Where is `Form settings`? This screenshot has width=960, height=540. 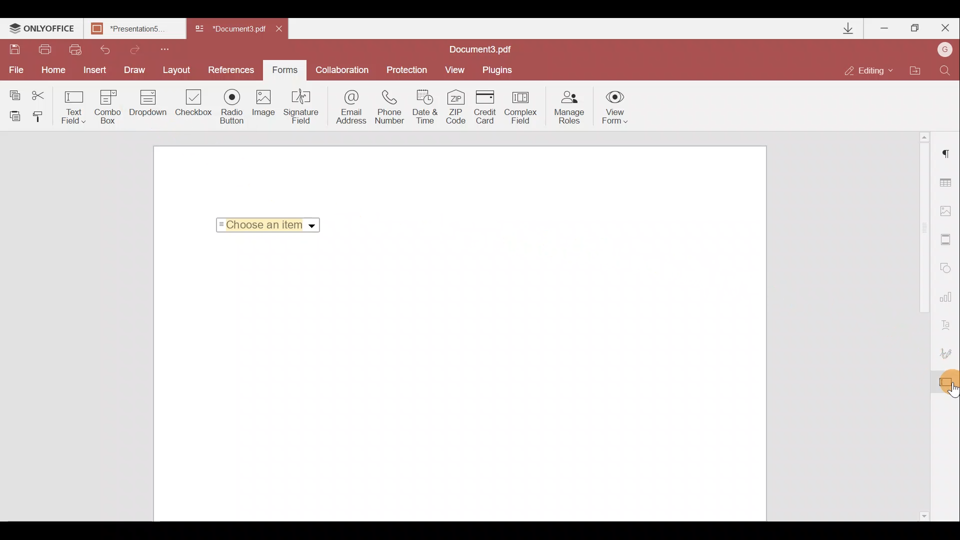 Form settings is located at coordinates (950, 381).